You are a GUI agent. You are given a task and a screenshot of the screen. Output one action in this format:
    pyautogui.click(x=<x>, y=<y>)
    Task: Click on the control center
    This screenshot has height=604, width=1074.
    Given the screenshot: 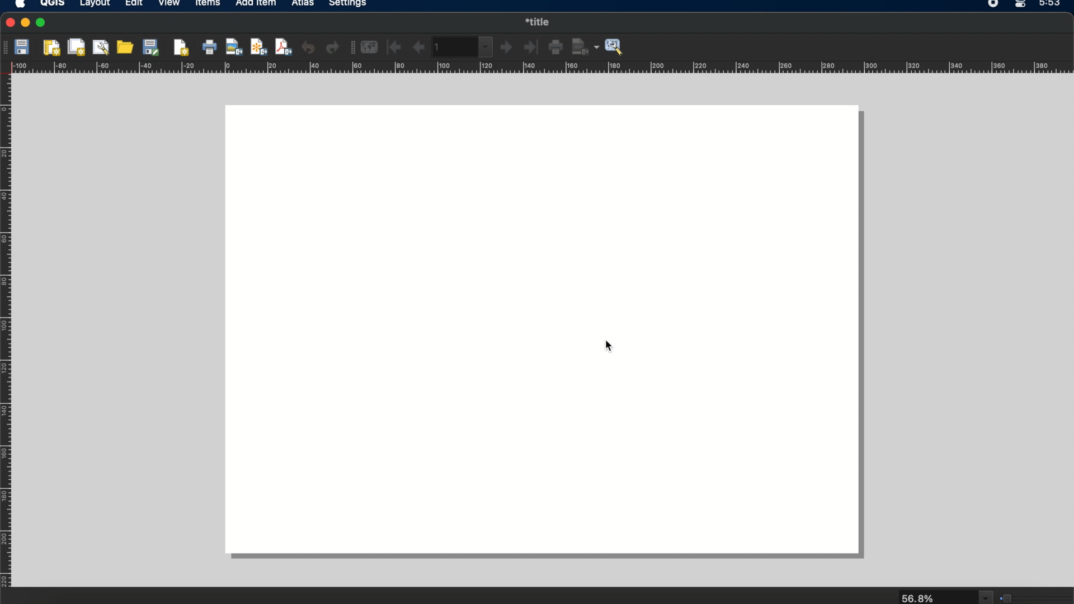 What is the action you would take?
    pyautogui.click(x=1019, y=6)
    